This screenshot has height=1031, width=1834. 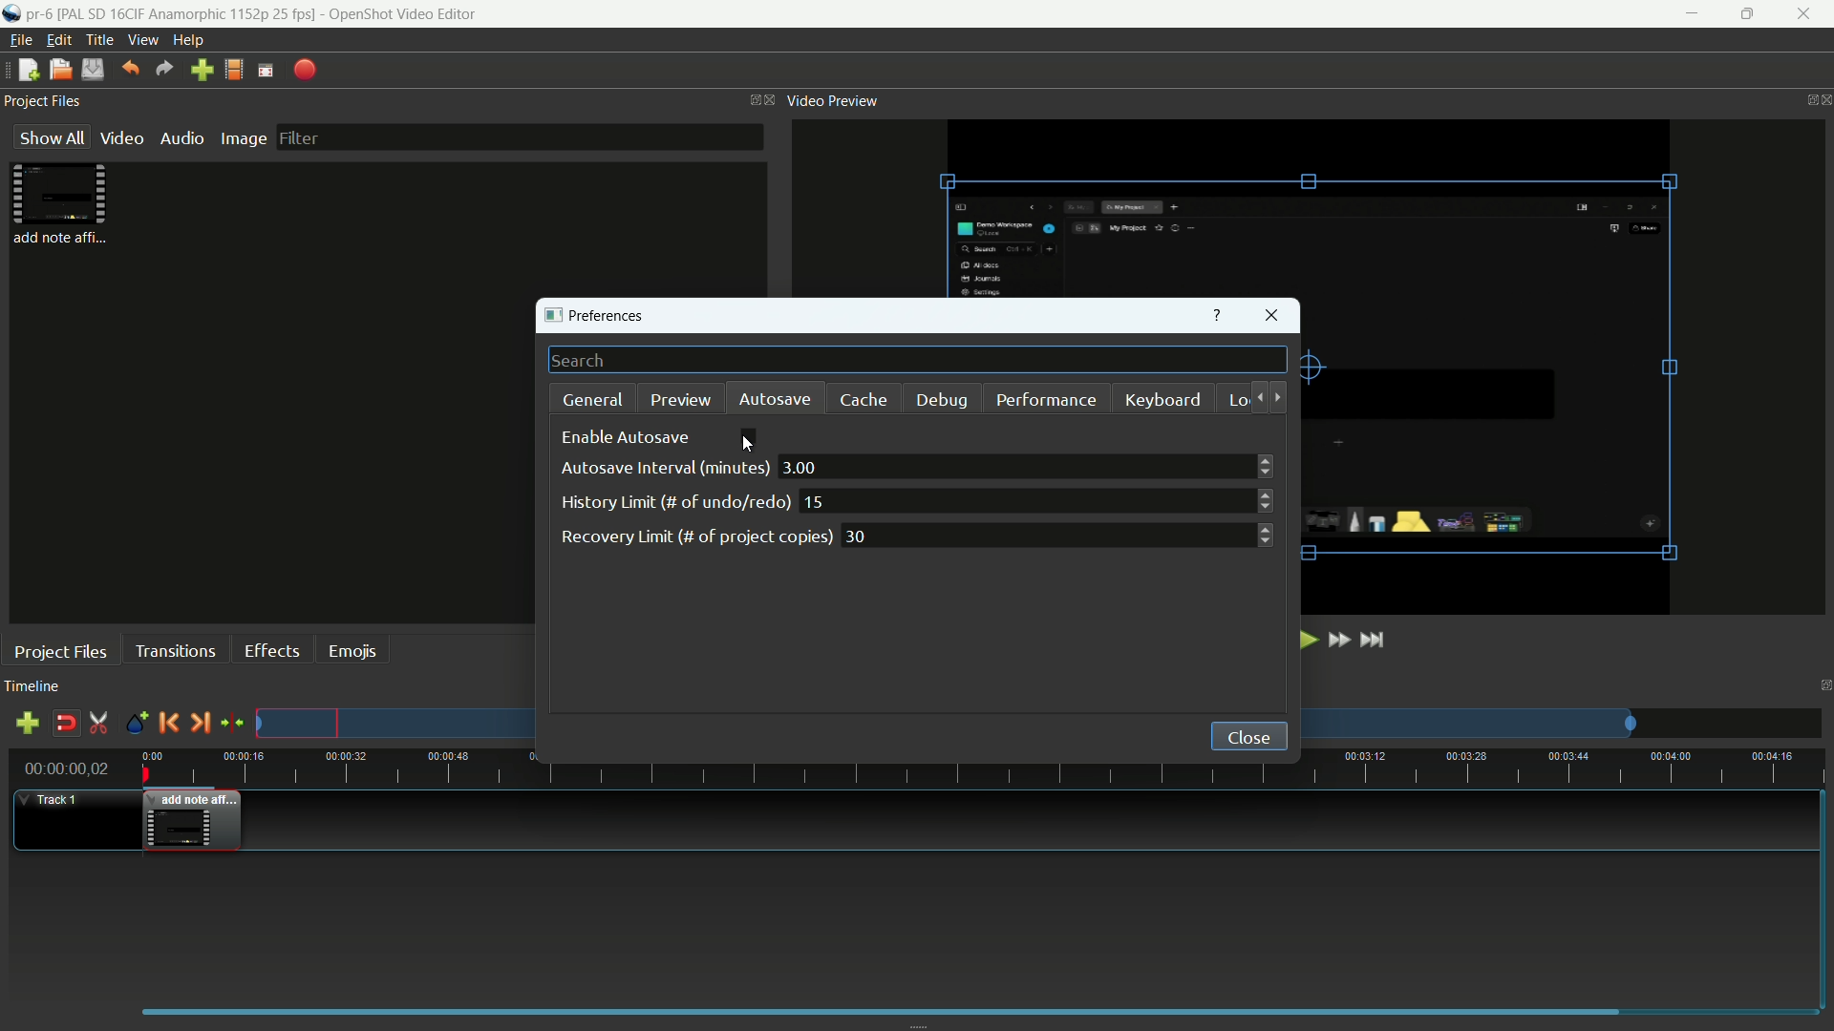 What do you see at coordinates (16, 42) in the screenshot?
I see `file menu` at bounding box center [16, 42].